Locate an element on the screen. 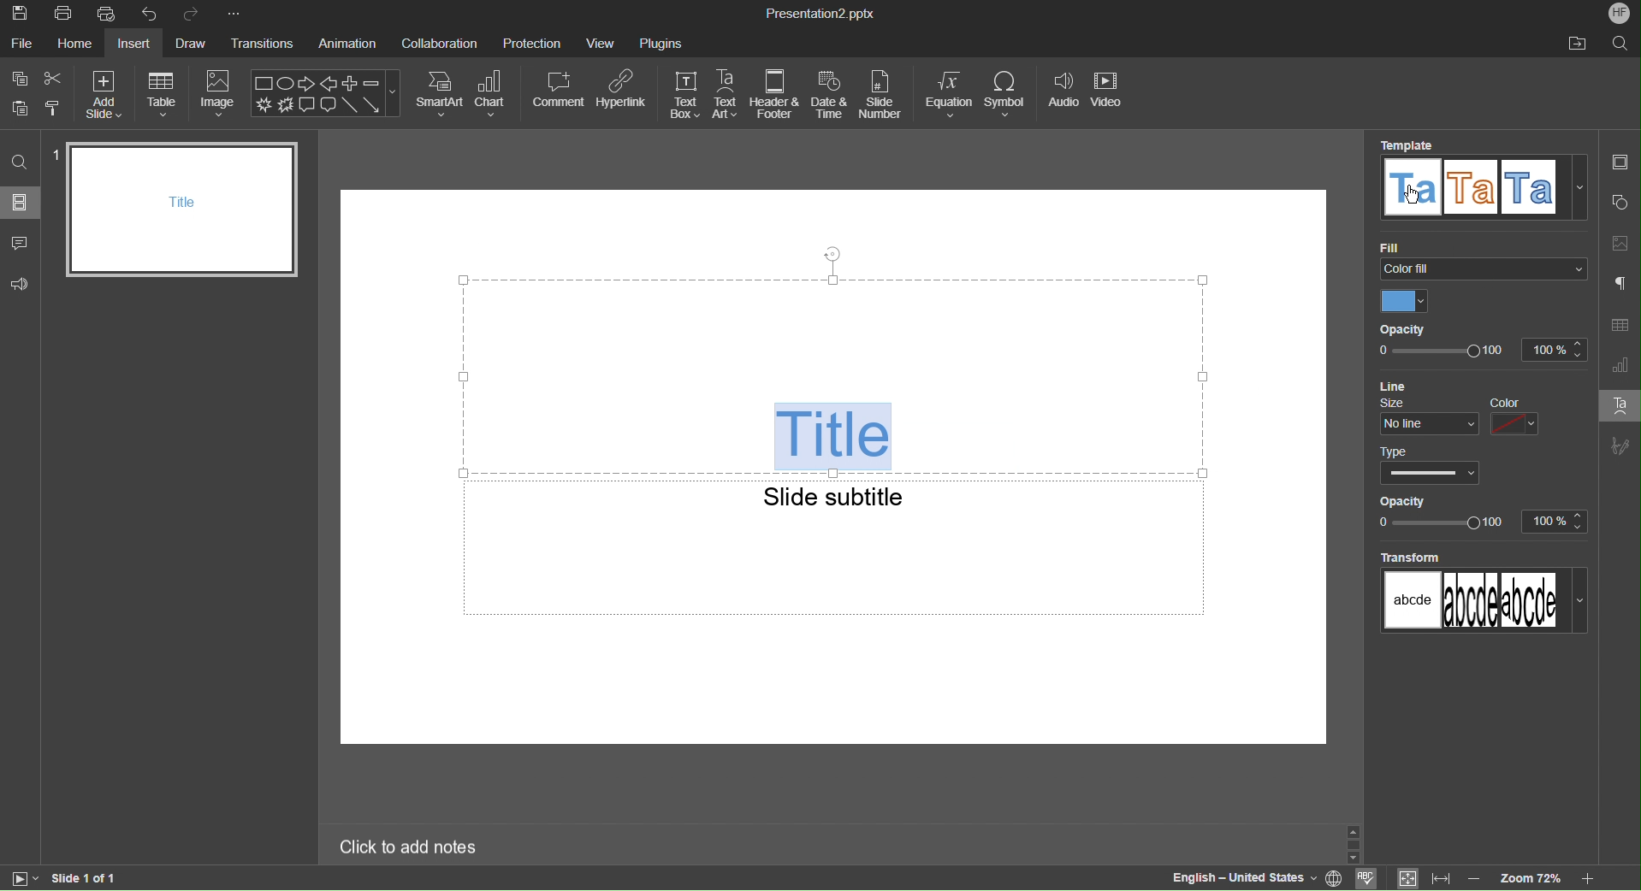 The width and height of the screenshot is (1641, 891). Slide Number is located at coordinates (885, 94).